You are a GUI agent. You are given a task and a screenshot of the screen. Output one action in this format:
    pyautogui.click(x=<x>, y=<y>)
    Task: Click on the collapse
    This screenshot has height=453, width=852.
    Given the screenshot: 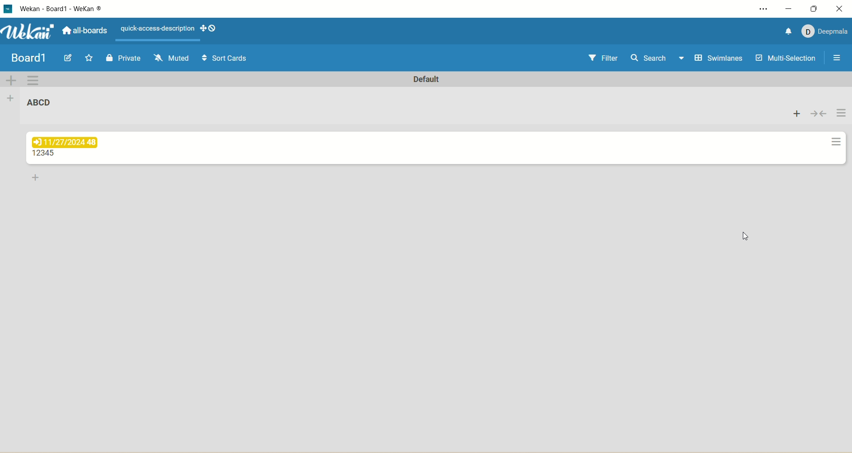 What is the action you would take?
    pyautogui.click(x=819, y=113)
    